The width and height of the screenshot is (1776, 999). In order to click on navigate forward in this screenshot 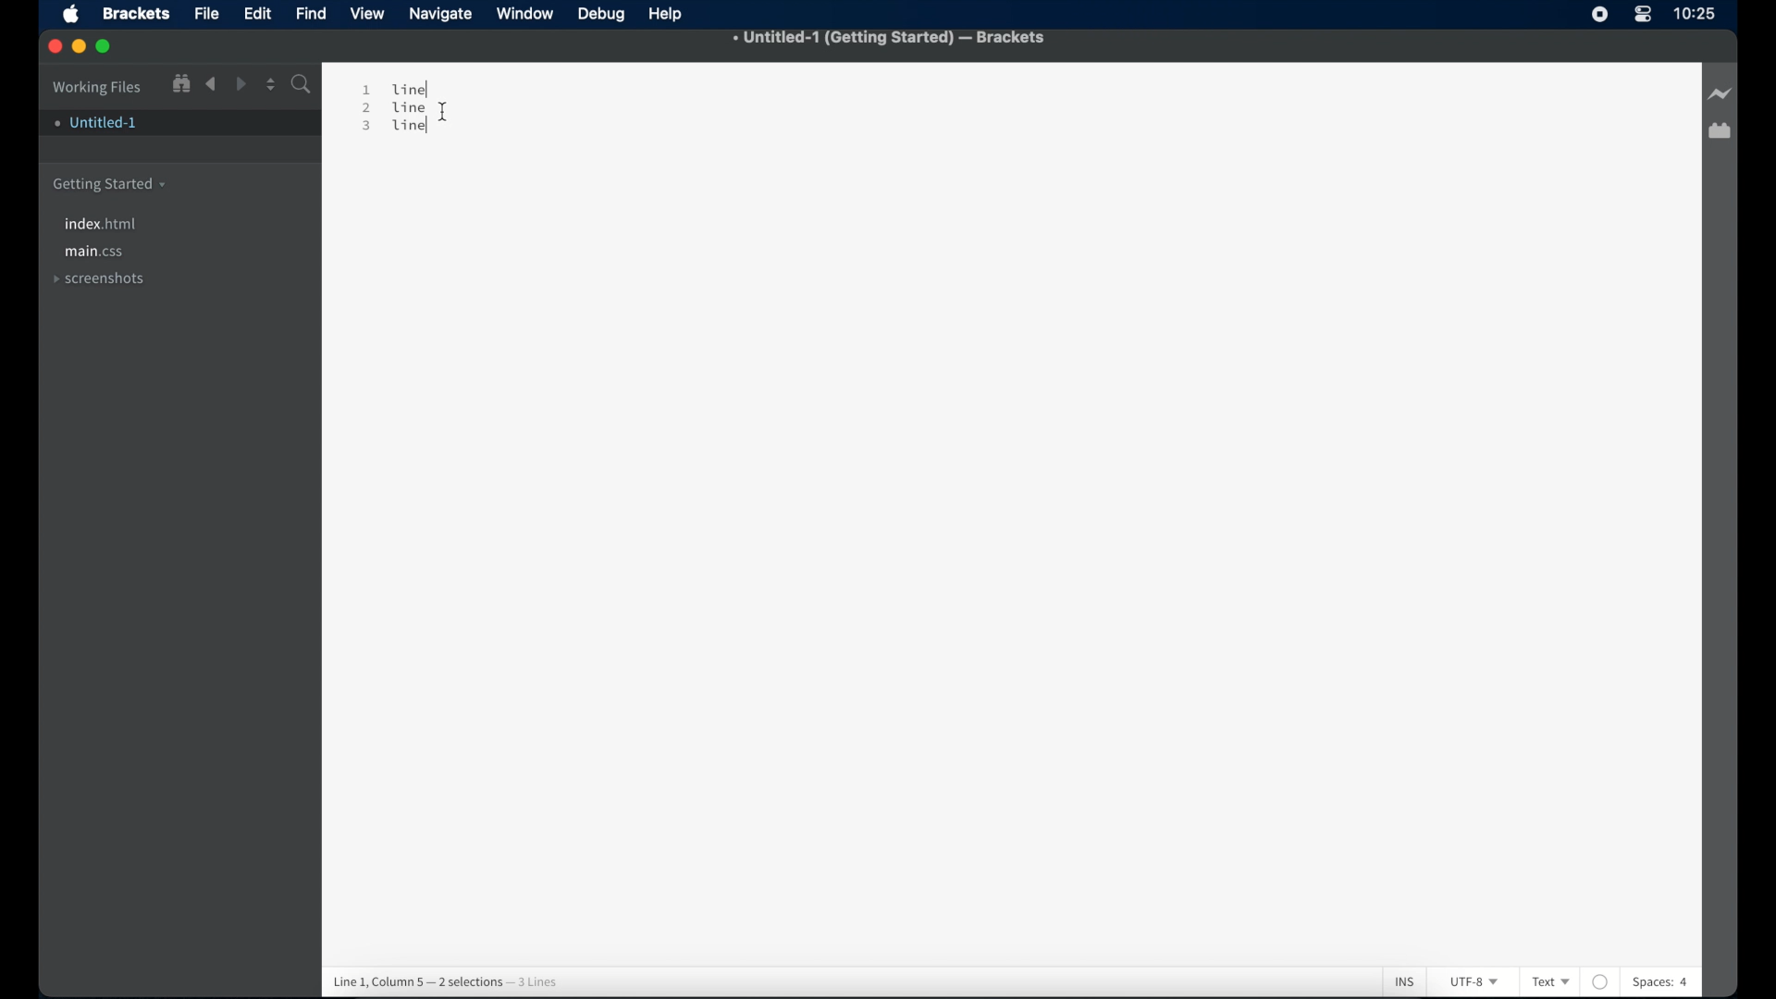, I will do `click(242, 85)`.